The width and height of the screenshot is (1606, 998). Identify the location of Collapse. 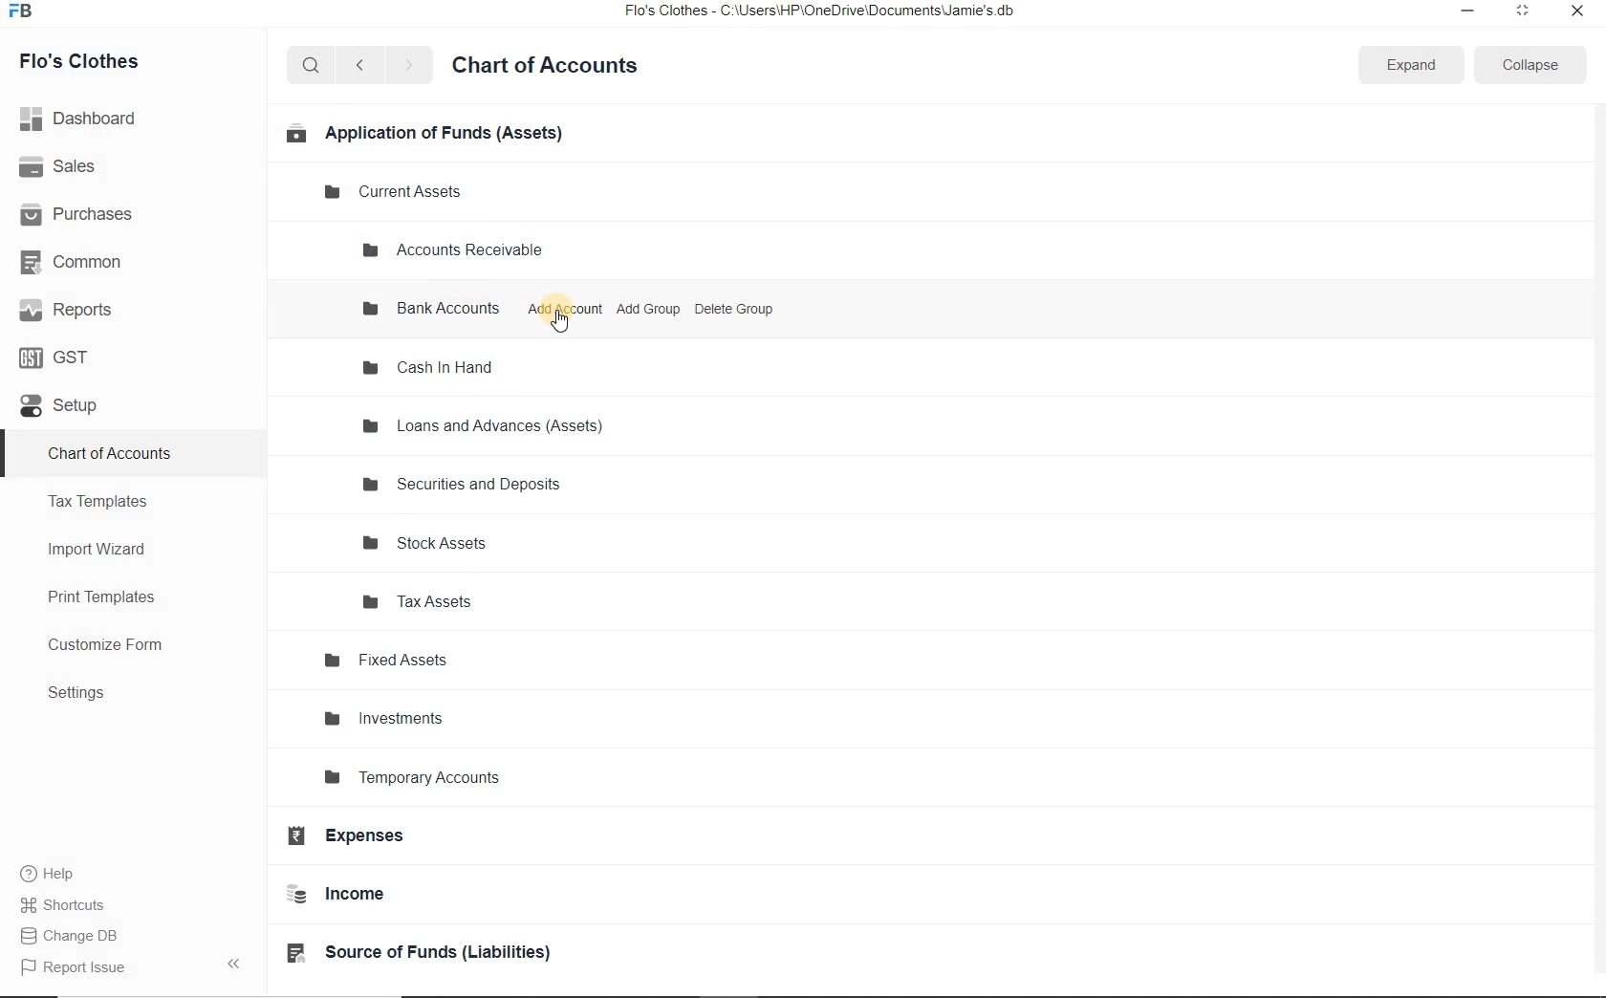
(1530, 64).